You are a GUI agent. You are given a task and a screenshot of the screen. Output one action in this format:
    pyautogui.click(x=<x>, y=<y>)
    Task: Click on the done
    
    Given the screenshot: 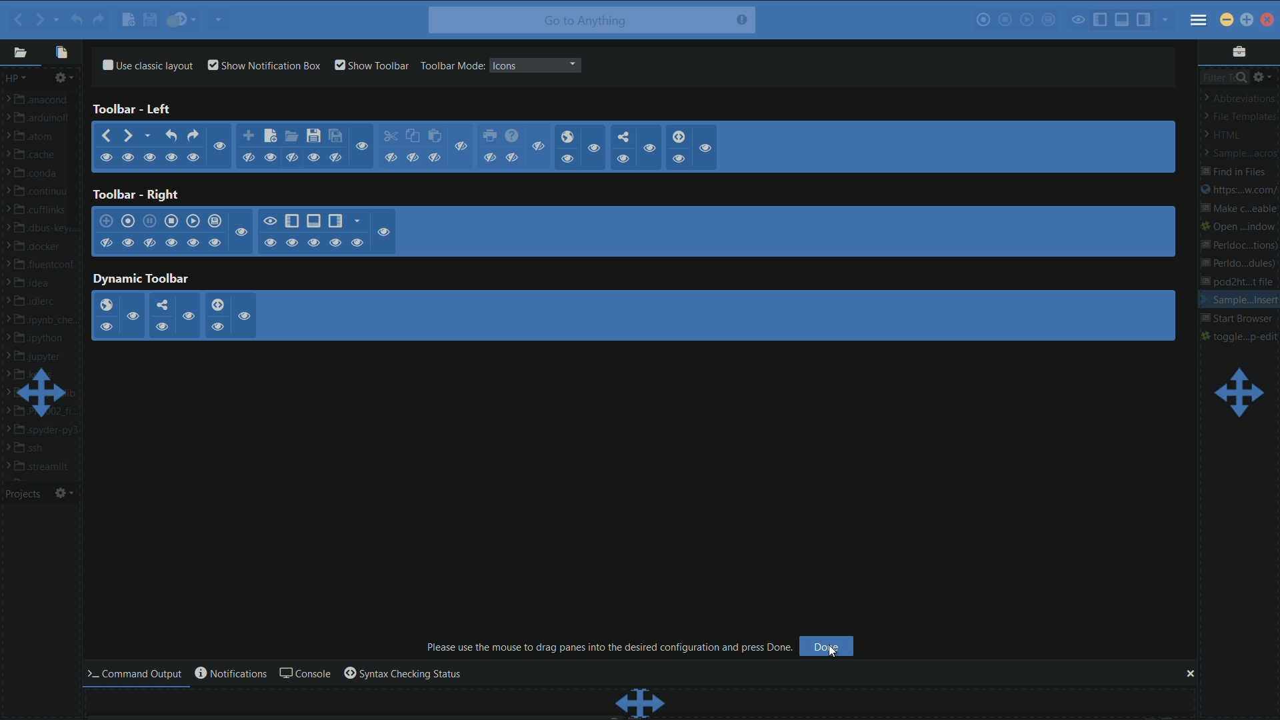 What is the action you would take?
    pyautogui.click(x=827, y=647)
    